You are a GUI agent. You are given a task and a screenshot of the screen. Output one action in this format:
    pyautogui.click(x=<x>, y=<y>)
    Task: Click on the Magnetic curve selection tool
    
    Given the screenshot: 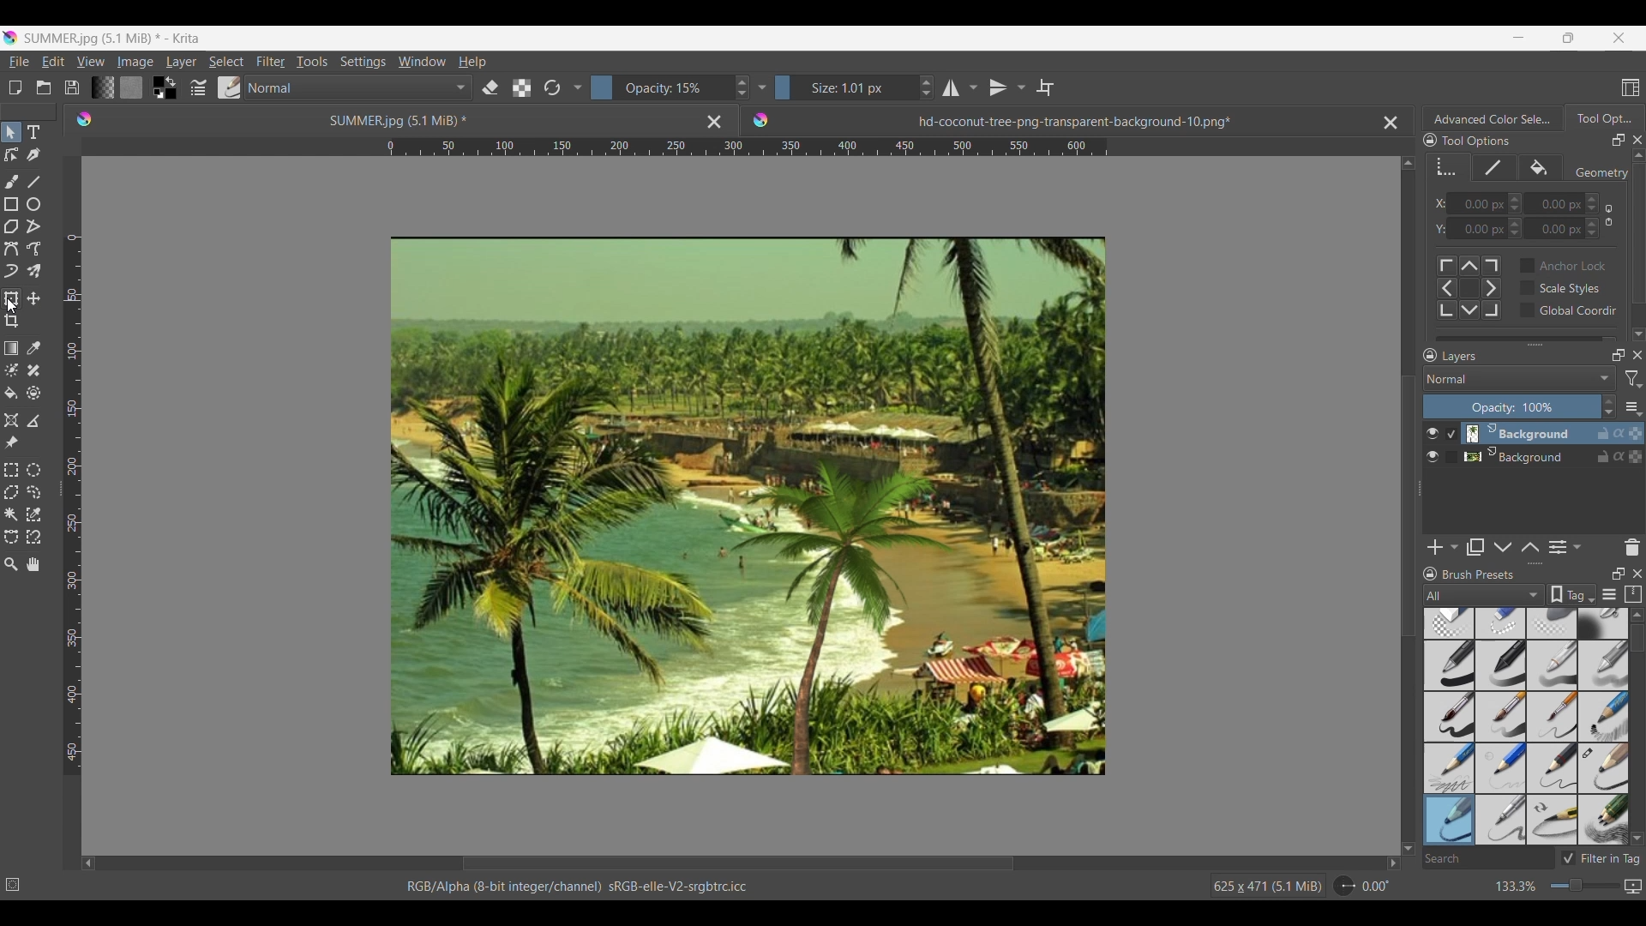 What is the action you would take?
    pyautogui.click(x=33, y=536)
    